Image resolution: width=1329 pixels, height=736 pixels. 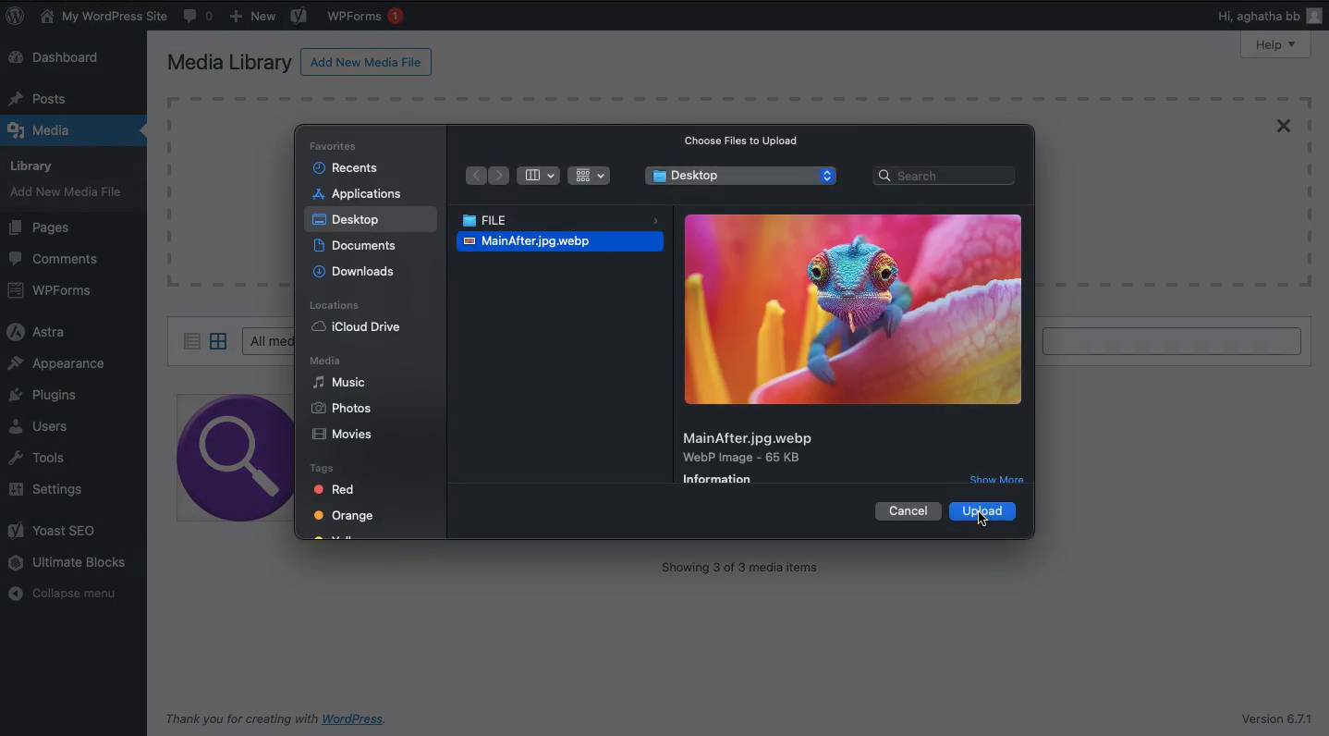 I want to click on Documents, so click(x=353, y=245).